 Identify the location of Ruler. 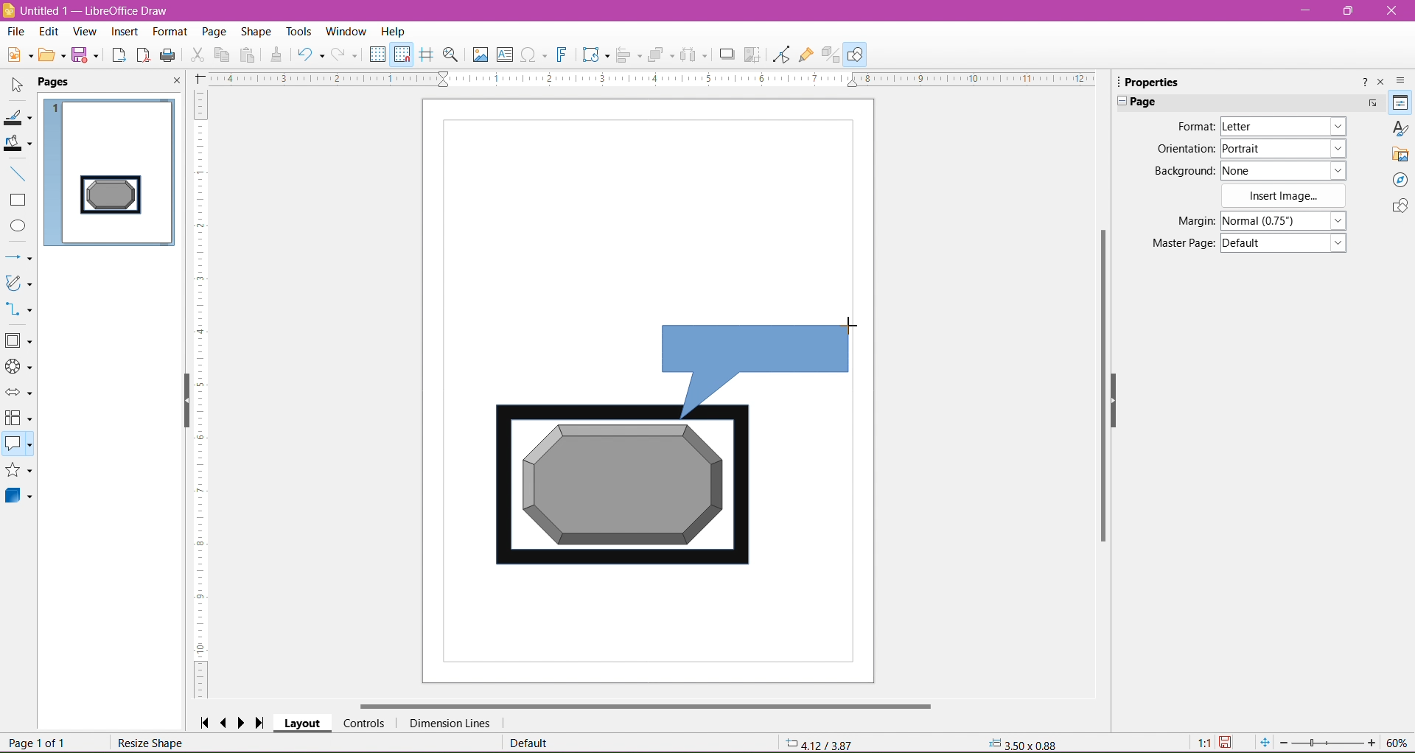
(203, 395).